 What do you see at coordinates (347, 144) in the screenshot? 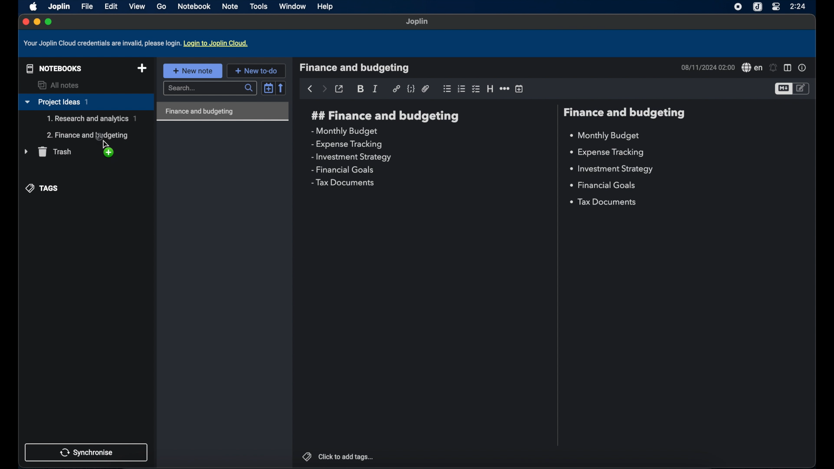
I see `expense tracking` at bounding box center [347, 144].